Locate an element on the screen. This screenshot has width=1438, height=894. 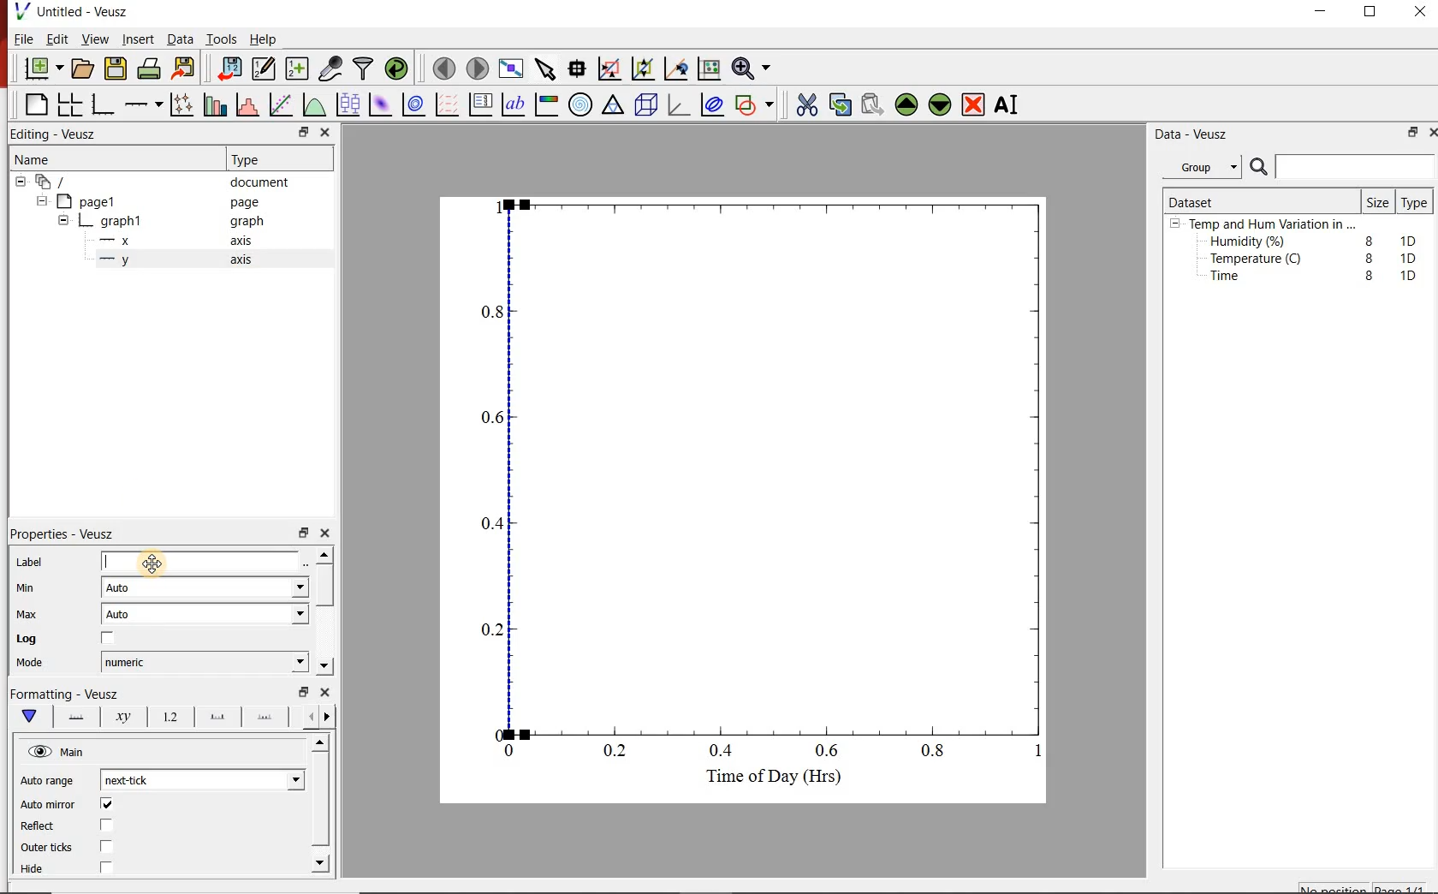
Data - Veusz is located at coordinates (1195, 134).